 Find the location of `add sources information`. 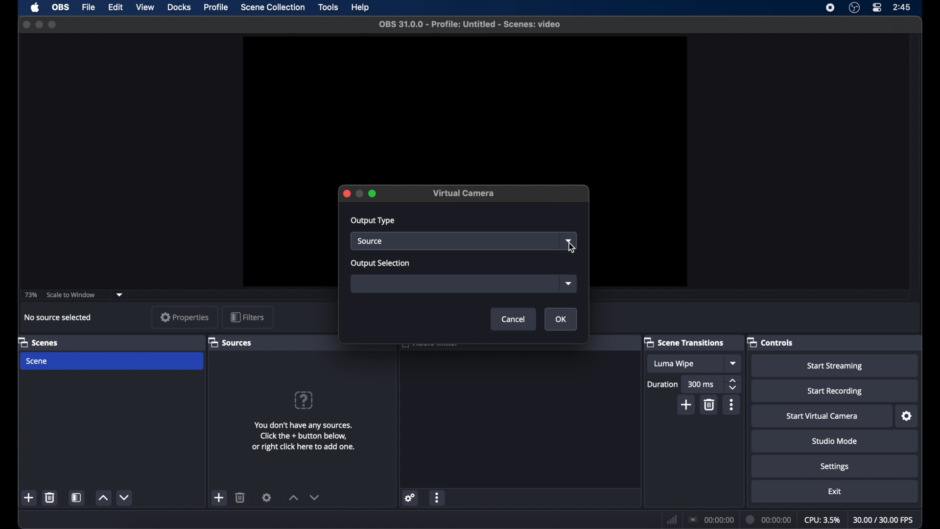

add sources information is located at coordinates (303, 436).